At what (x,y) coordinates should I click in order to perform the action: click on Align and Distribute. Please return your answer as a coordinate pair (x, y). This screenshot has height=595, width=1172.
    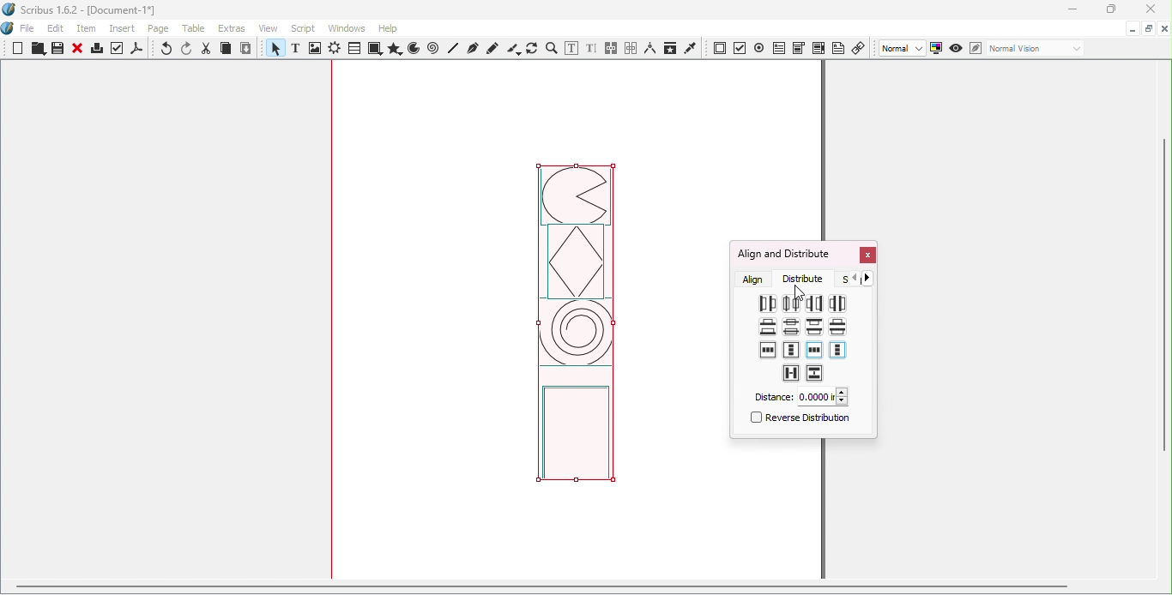
    Looking at the image, I should click on (783, 254).